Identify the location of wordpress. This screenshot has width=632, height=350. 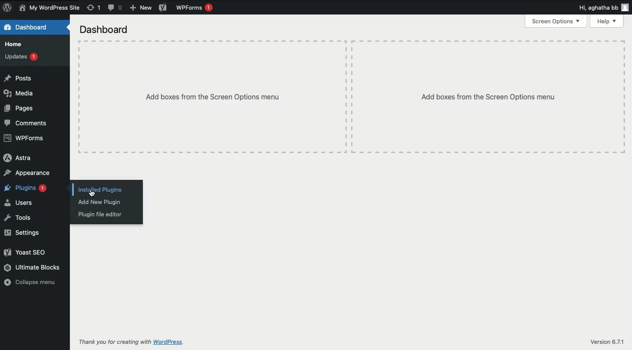
(169, 342).